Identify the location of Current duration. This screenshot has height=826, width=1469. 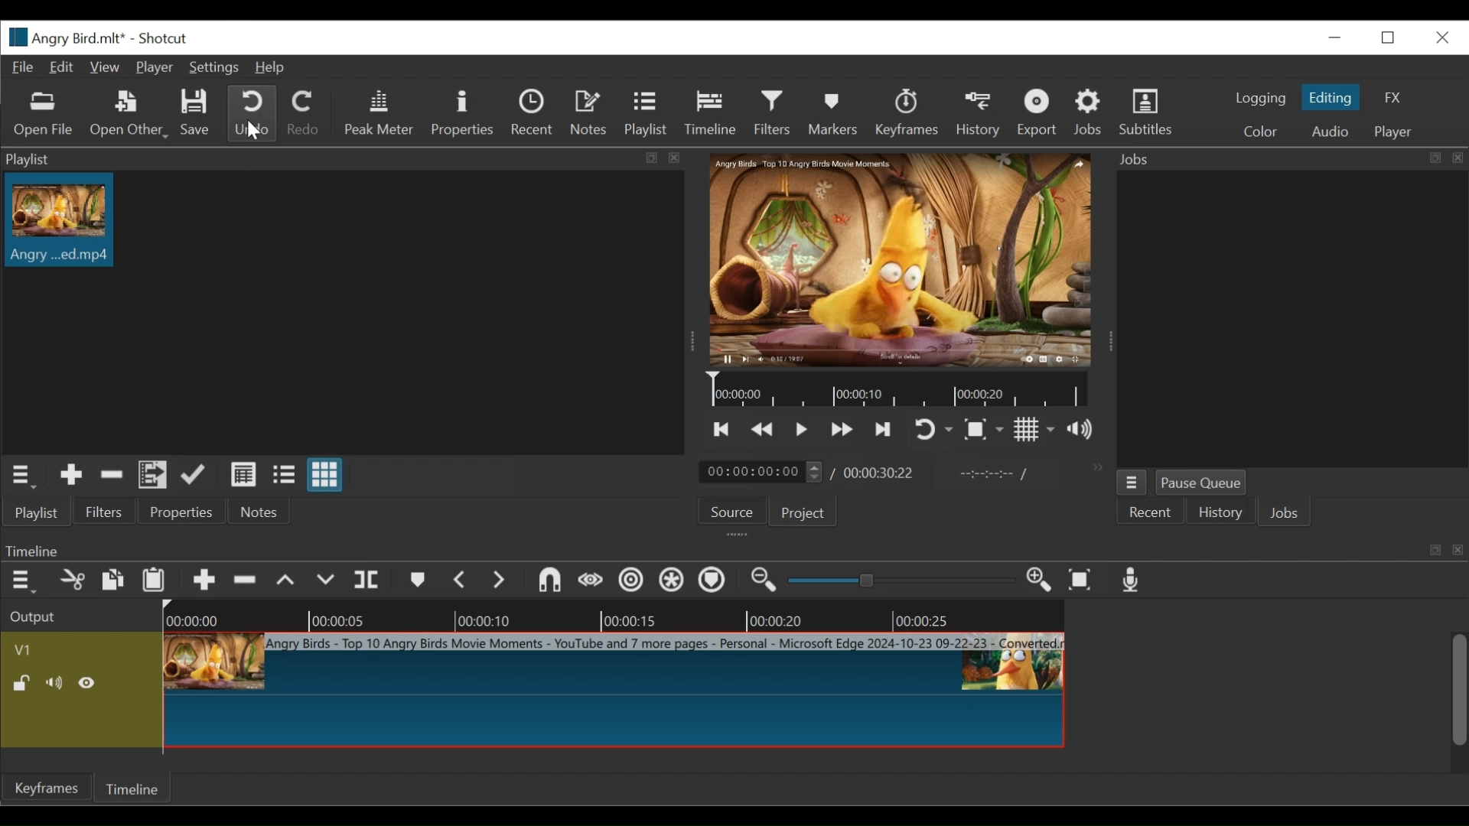
(761, 472).